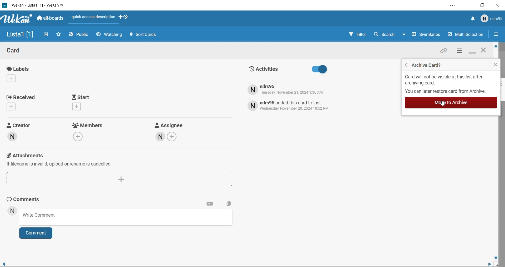 The width and height of the screenshot is (505, 267). Describe the element at coordinates (469, 5) in the screenshot. I see `Minimize` at that location.